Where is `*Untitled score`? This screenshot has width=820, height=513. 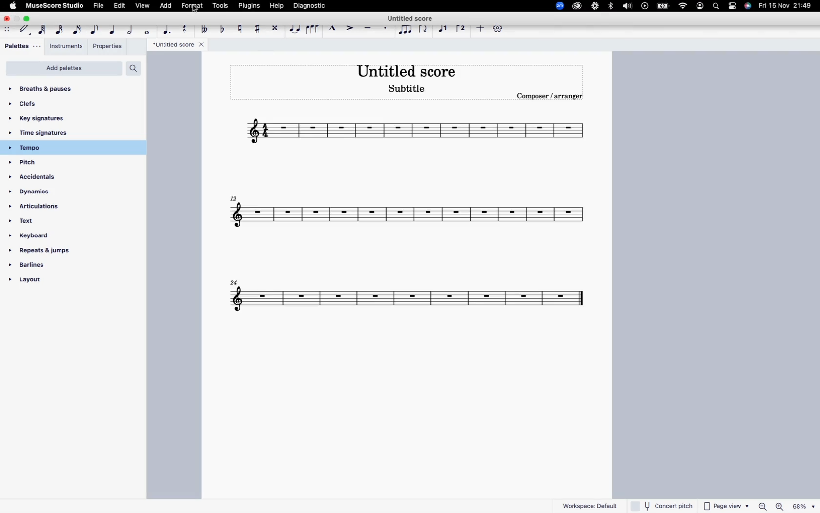 *Untitled score is located at coordinates (179, 45).